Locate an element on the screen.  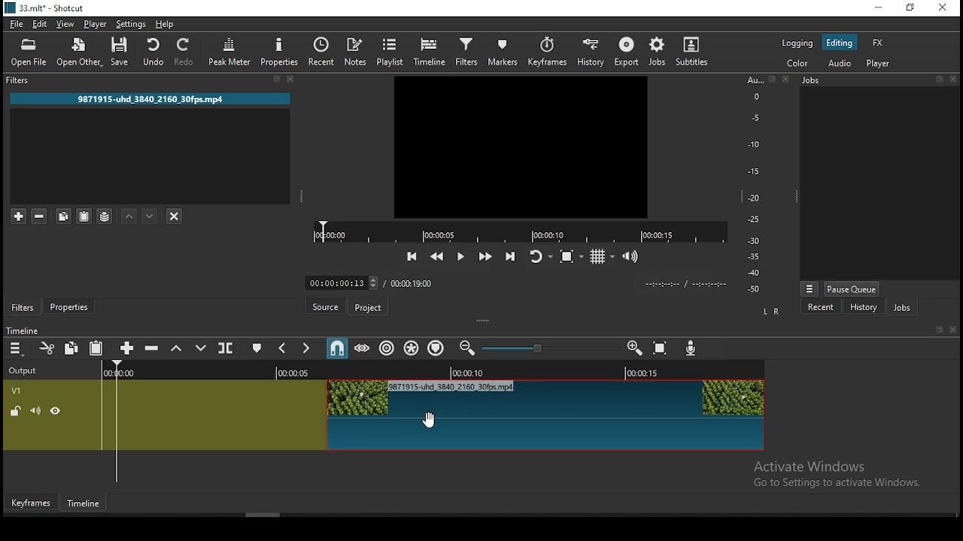
close is located at coordinates (953, 79).